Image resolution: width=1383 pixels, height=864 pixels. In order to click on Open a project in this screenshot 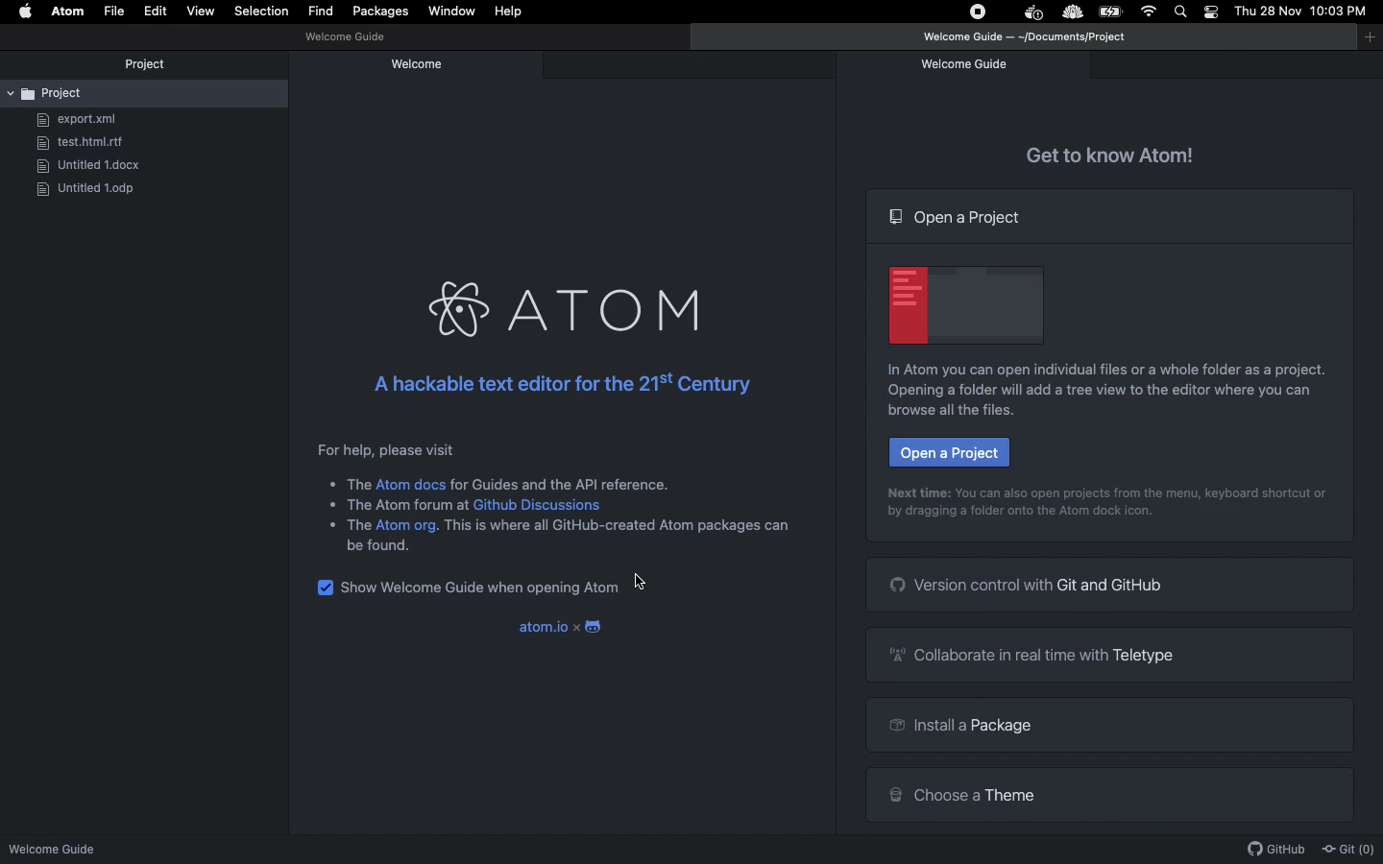, I will do `click(960, 216)`.